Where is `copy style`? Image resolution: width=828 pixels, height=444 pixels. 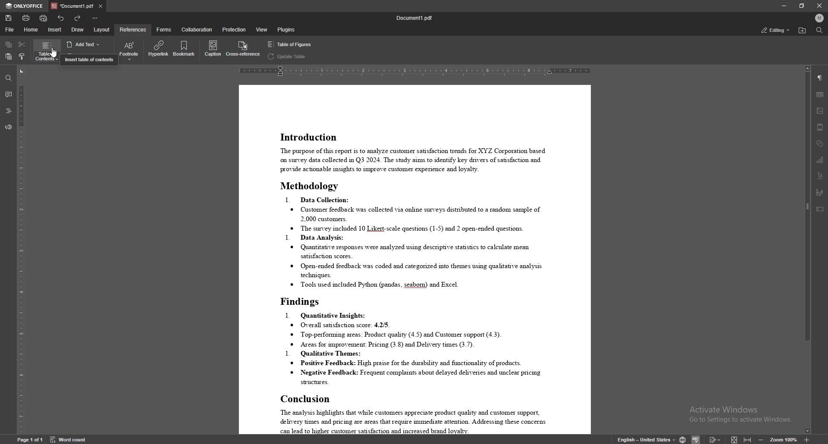 copy style is located at coordinates (23, 57).